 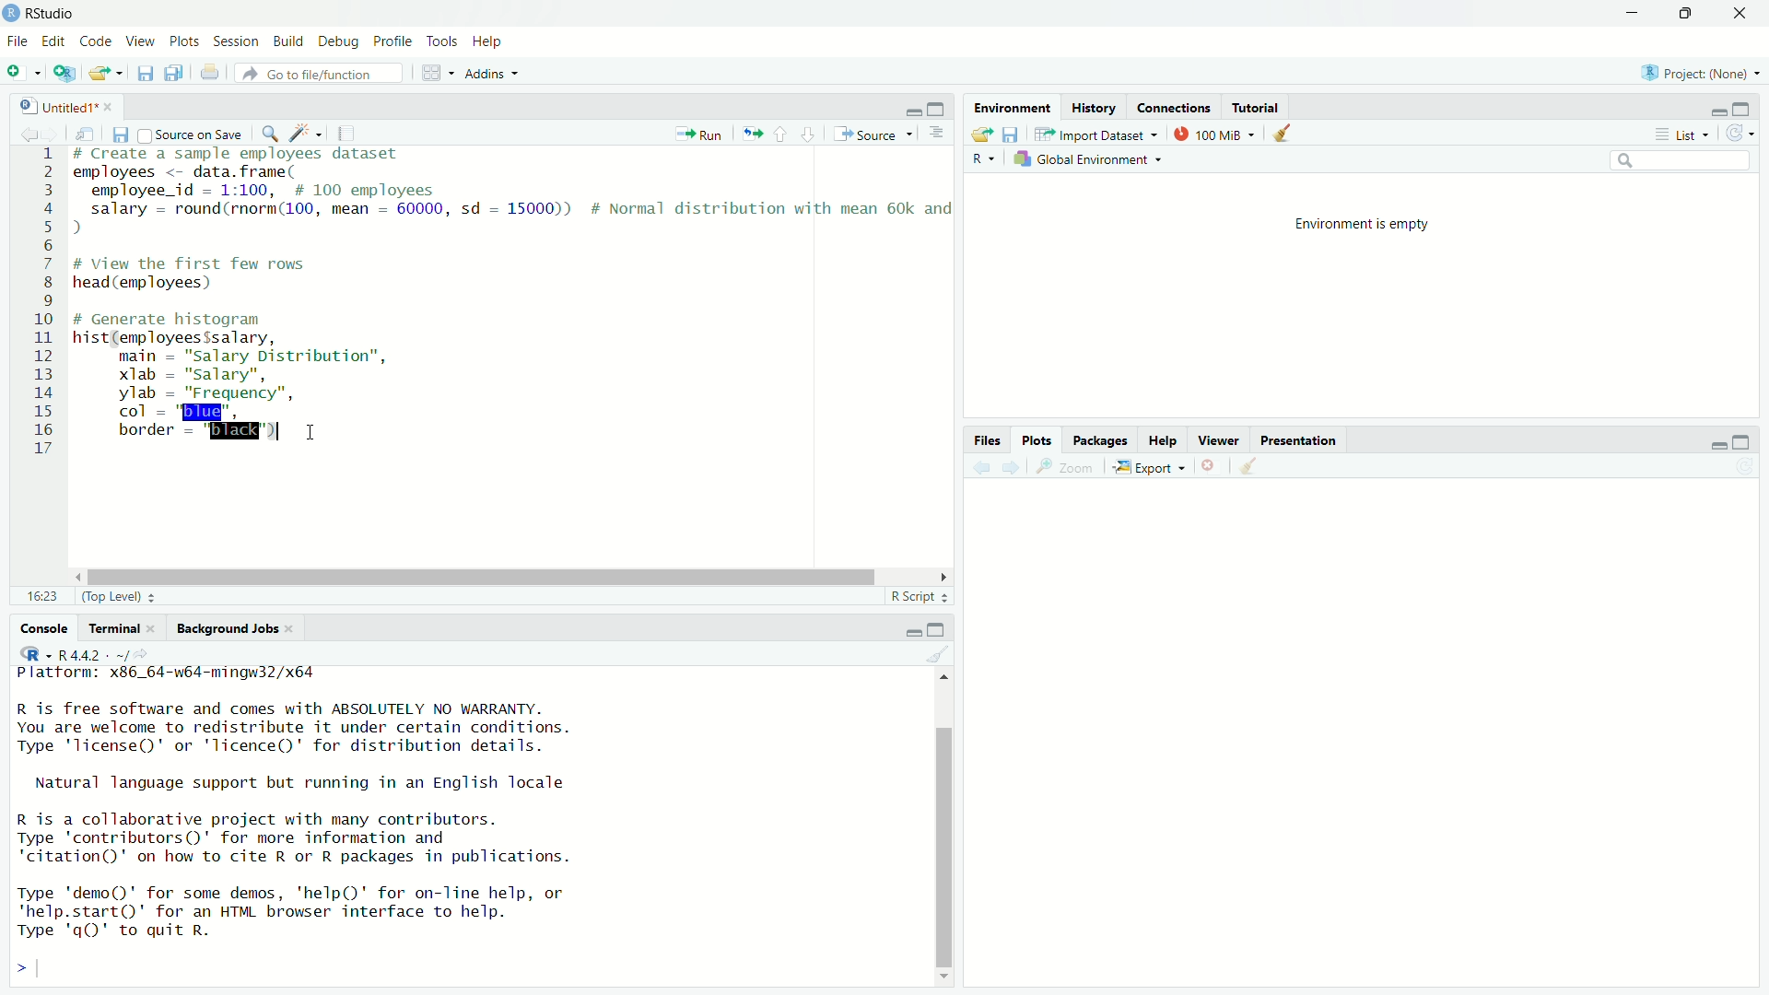 I want to click on open file, so click(x=108, y=73).